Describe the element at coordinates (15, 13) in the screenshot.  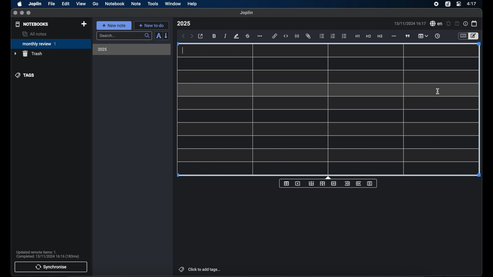
I see `close` at that location.